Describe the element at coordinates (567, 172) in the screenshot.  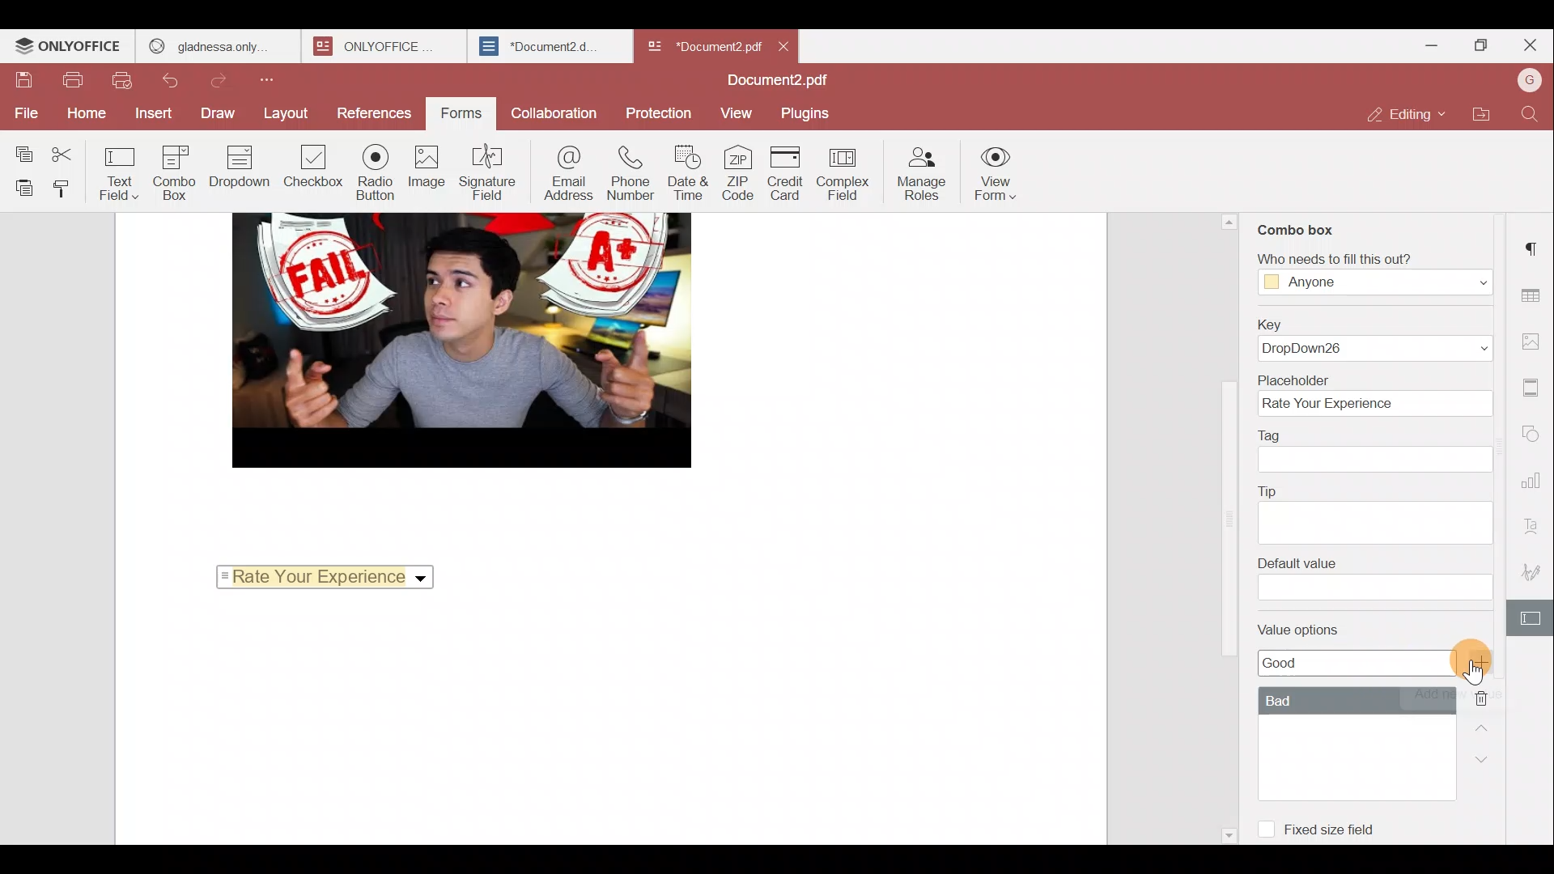
I see `Email address` at that location.